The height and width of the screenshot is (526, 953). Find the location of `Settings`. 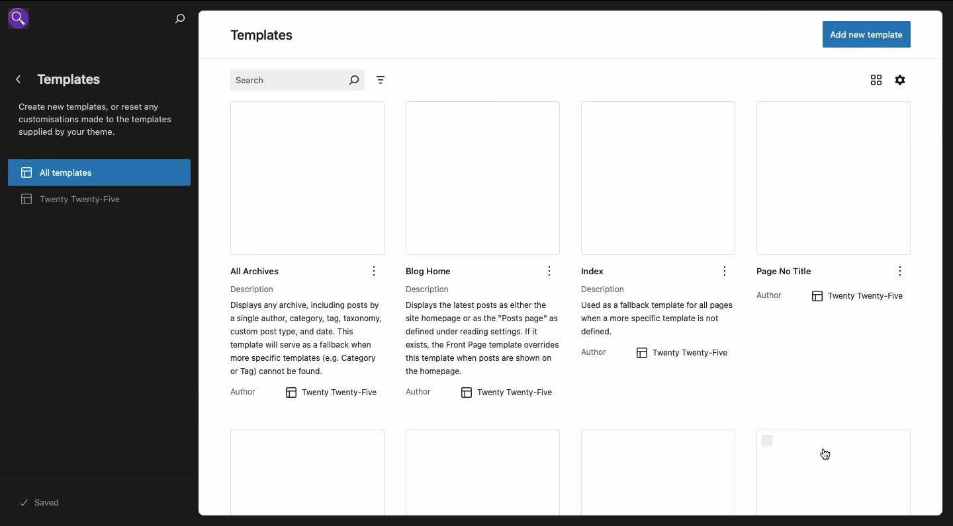

Settings is located at coordinates (901, 80).